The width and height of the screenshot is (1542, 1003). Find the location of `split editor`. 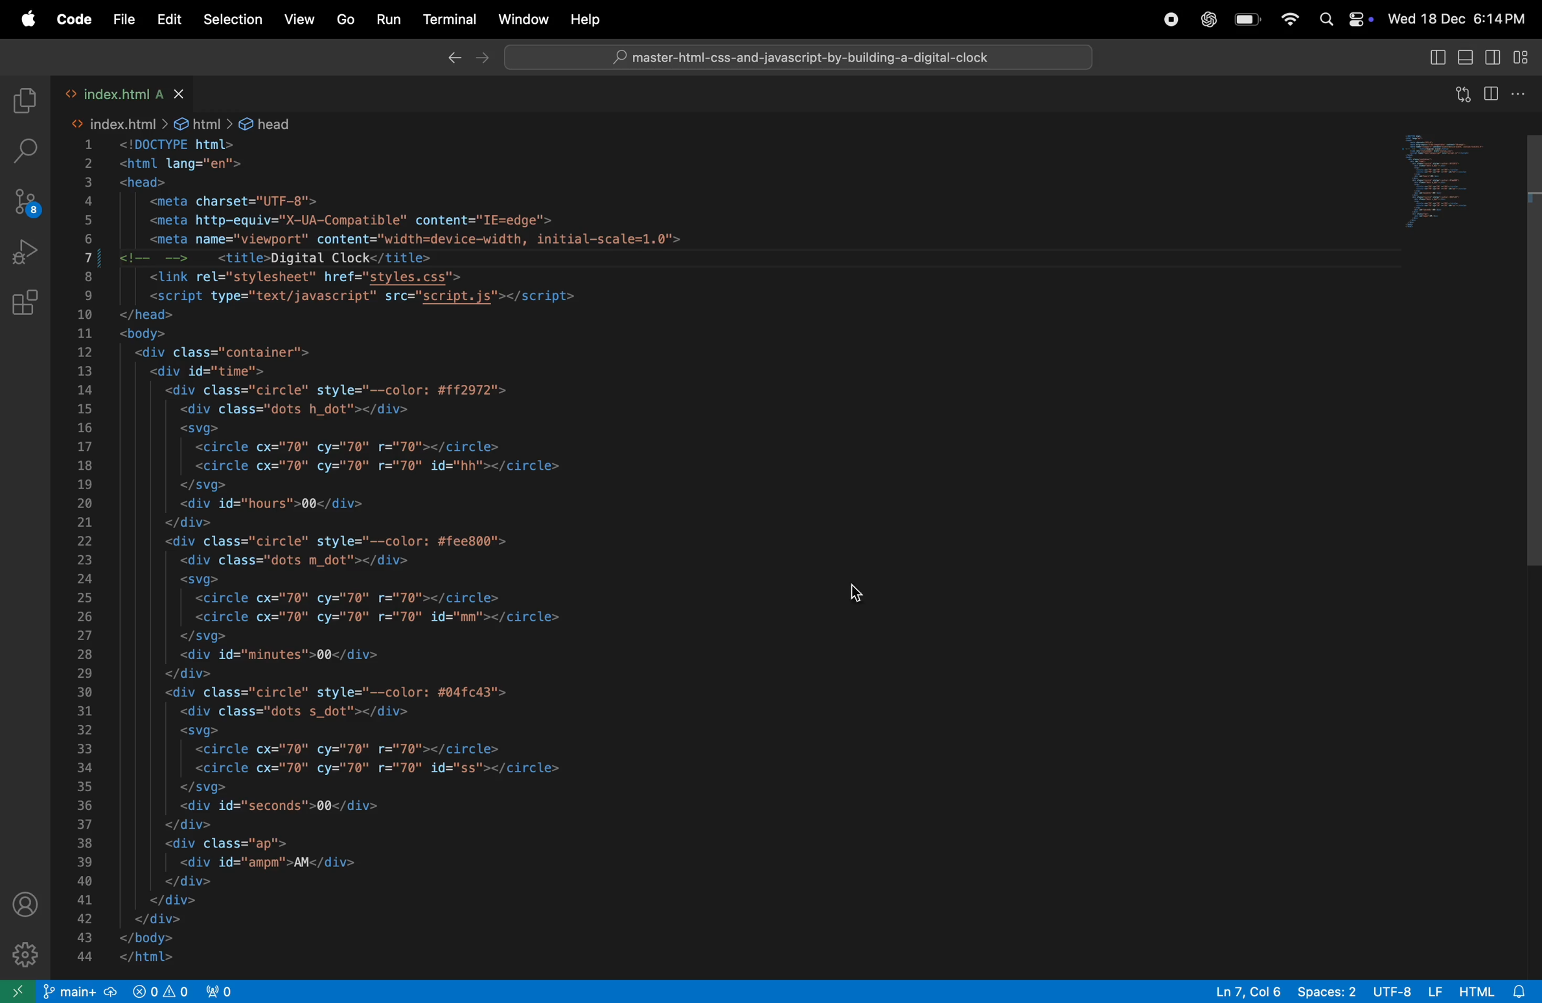

split editor is located at coordinates (1491, 94).